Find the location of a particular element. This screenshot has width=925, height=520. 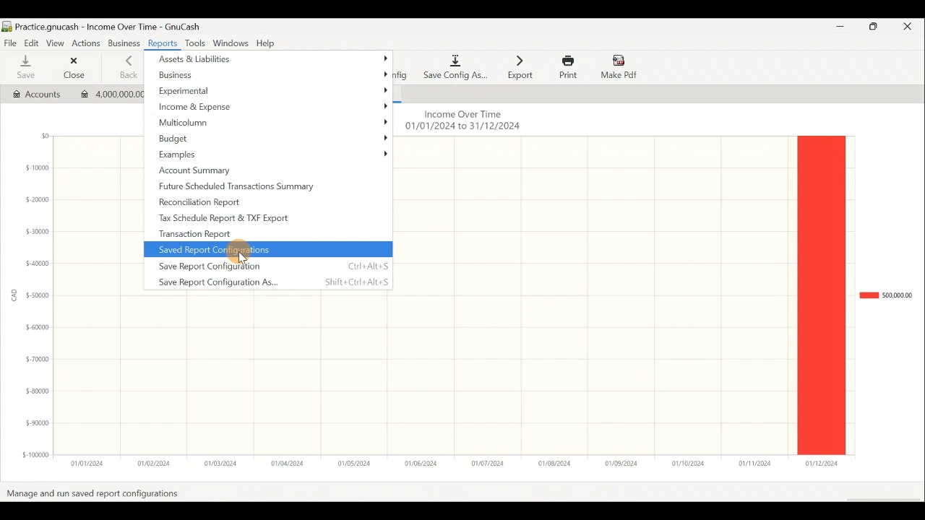

View is located at coordinates (54, 42).